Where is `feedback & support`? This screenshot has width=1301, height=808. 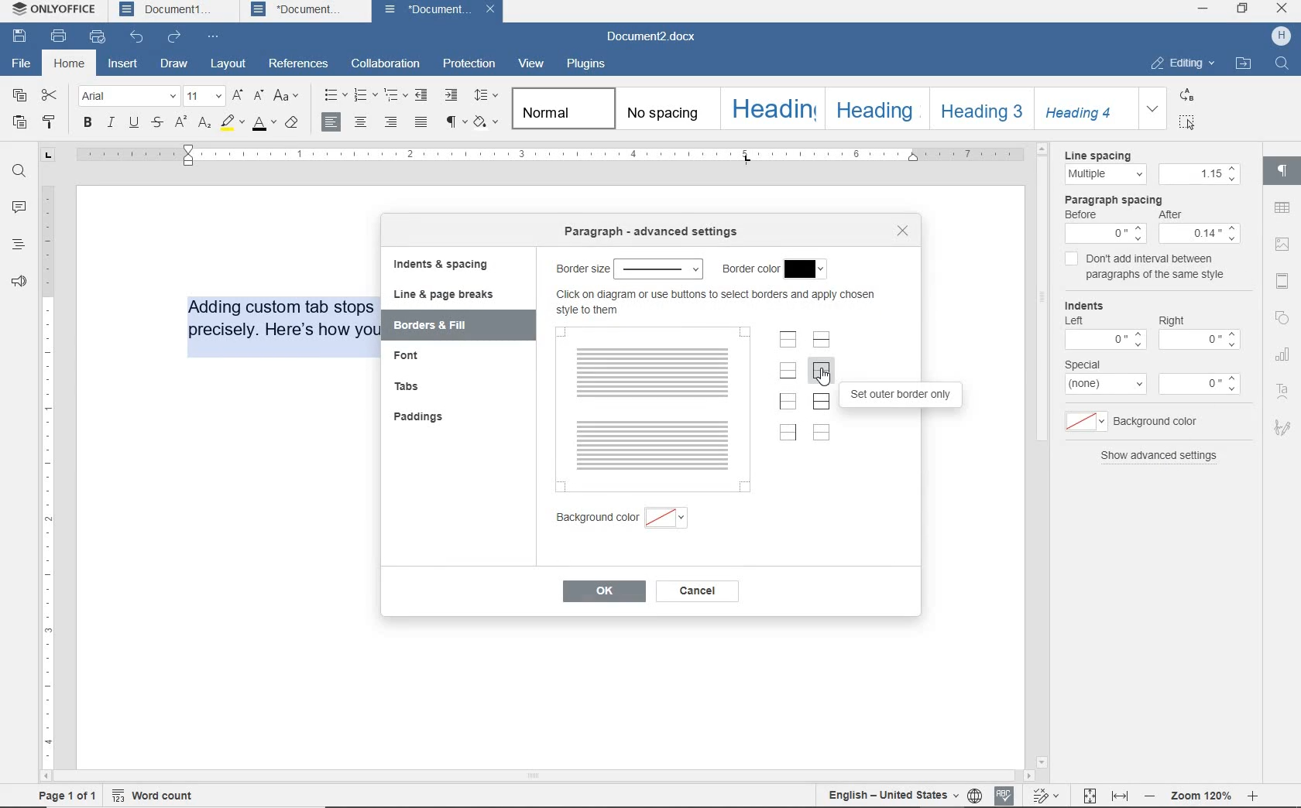 feedback & support is located at coordinates (19, 282).